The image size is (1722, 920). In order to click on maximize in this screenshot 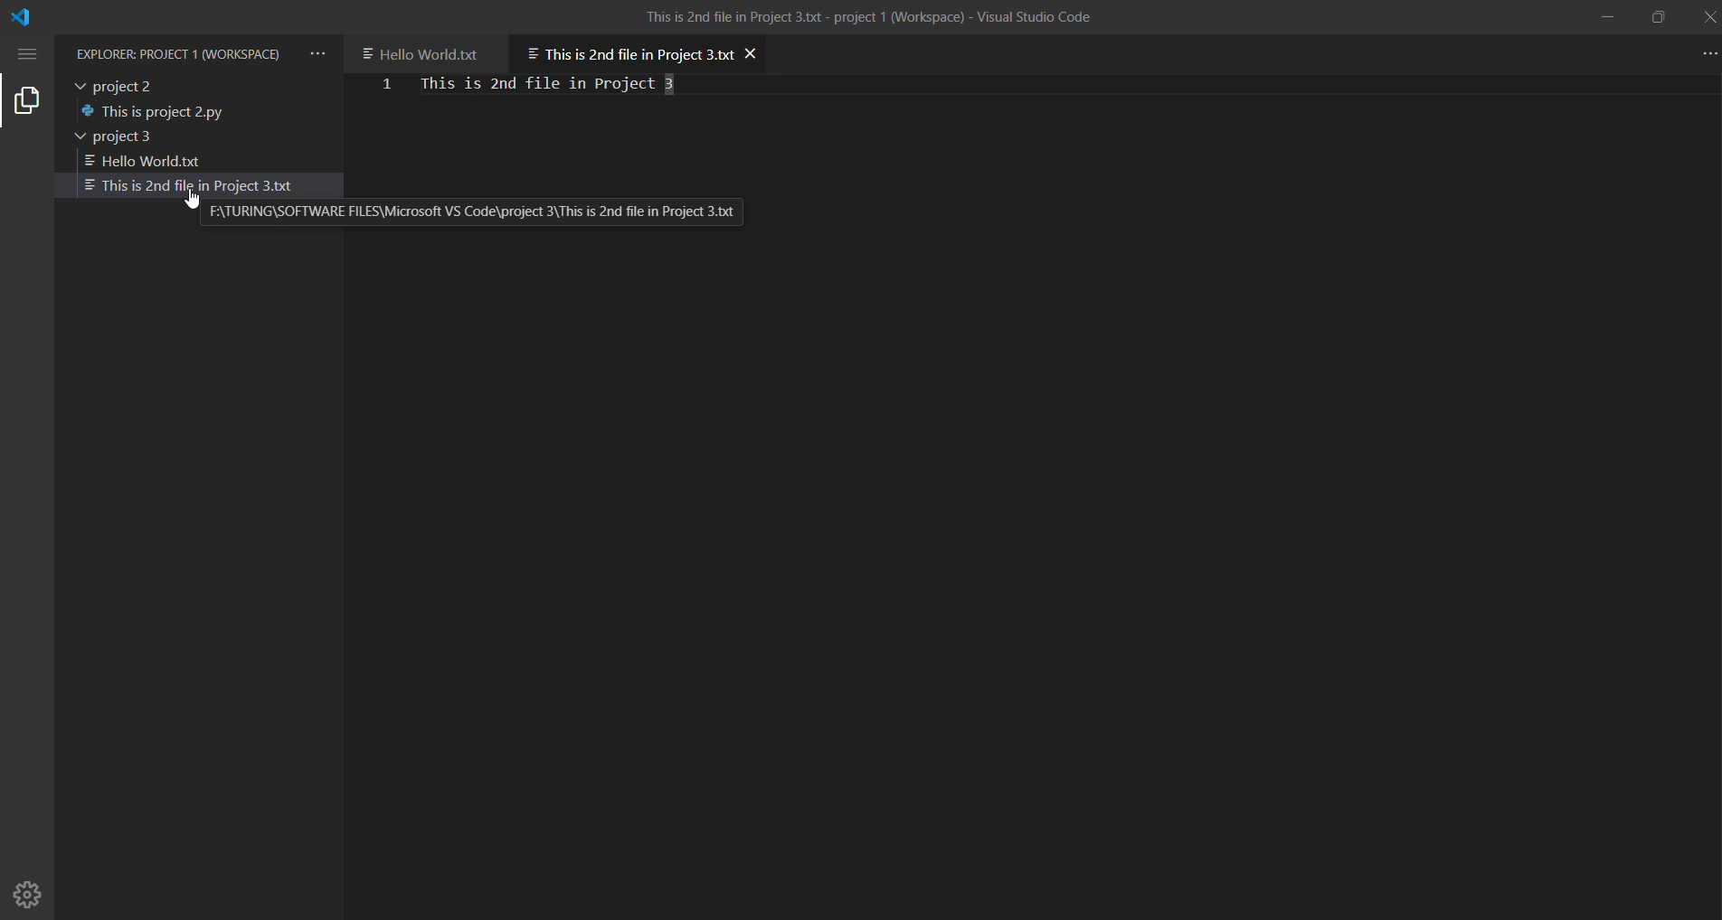, I will do `click(1660, 16)`.